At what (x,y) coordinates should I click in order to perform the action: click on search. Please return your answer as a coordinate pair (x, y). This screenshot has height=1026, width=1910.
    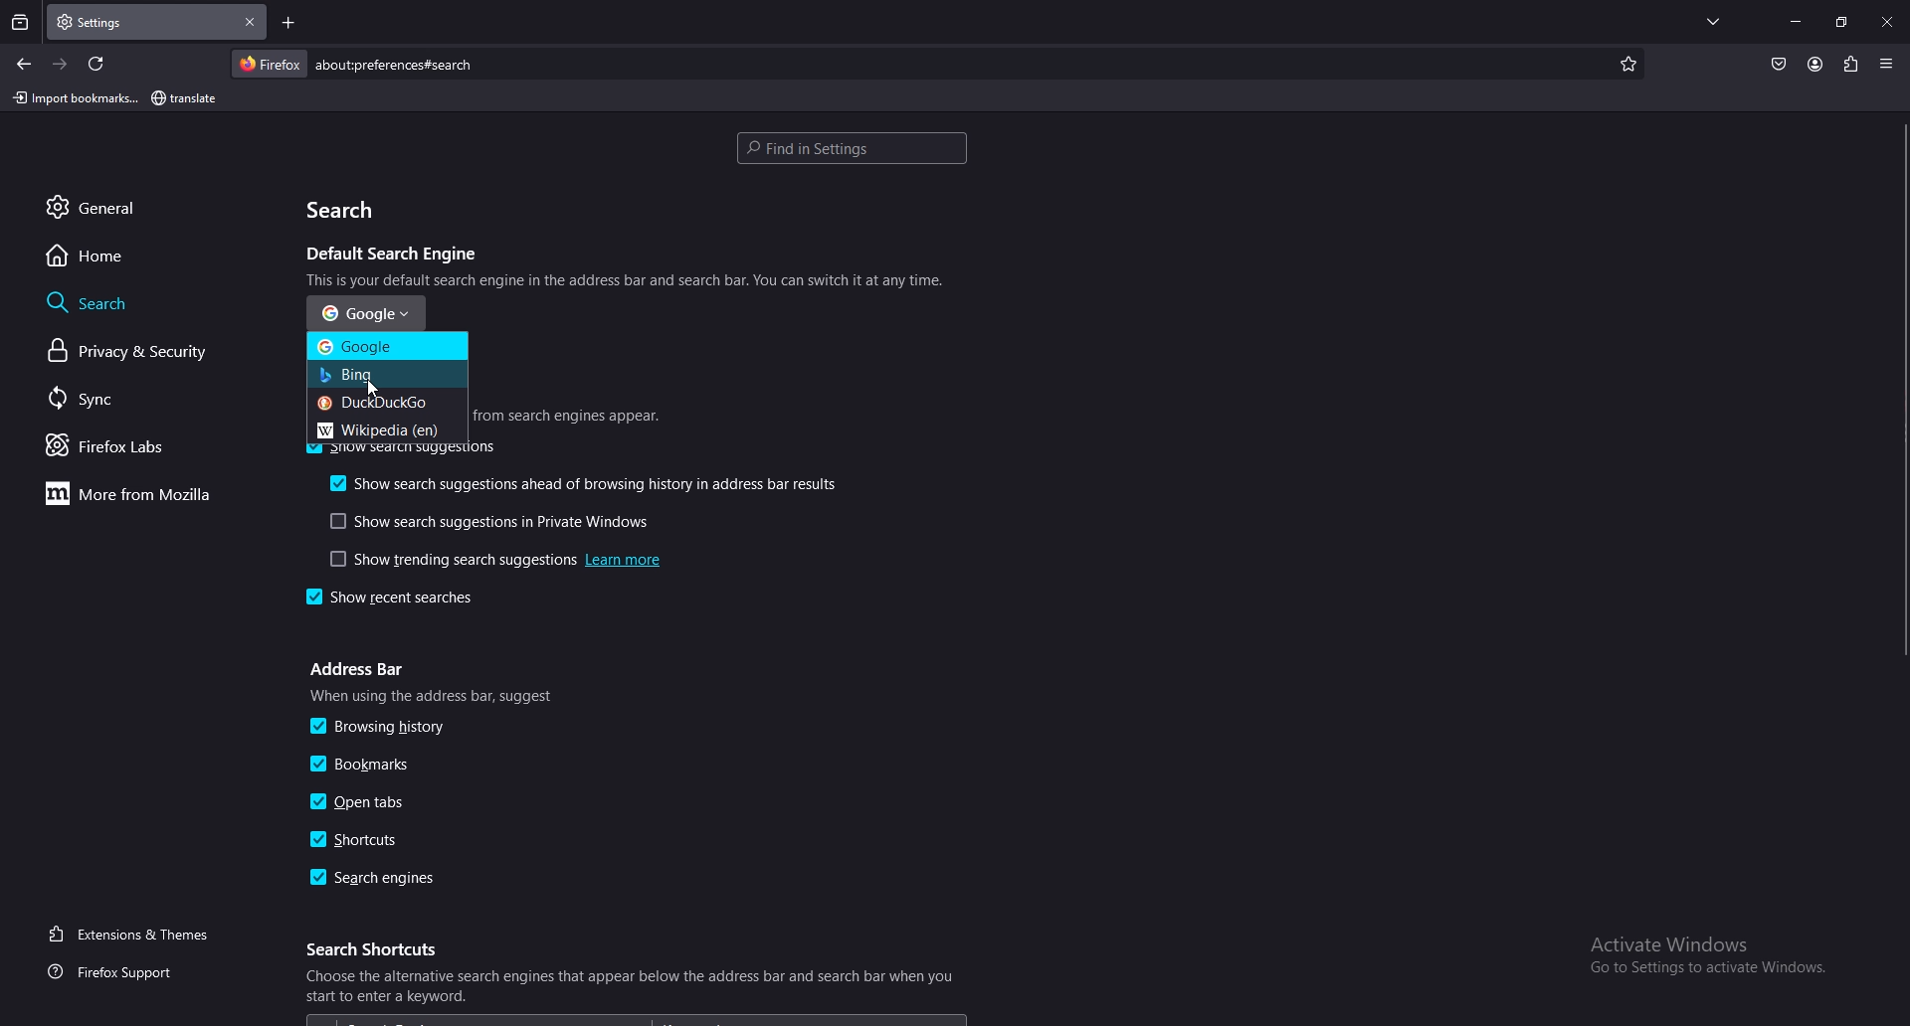
    Looking at the image, I should click on (910, 65).